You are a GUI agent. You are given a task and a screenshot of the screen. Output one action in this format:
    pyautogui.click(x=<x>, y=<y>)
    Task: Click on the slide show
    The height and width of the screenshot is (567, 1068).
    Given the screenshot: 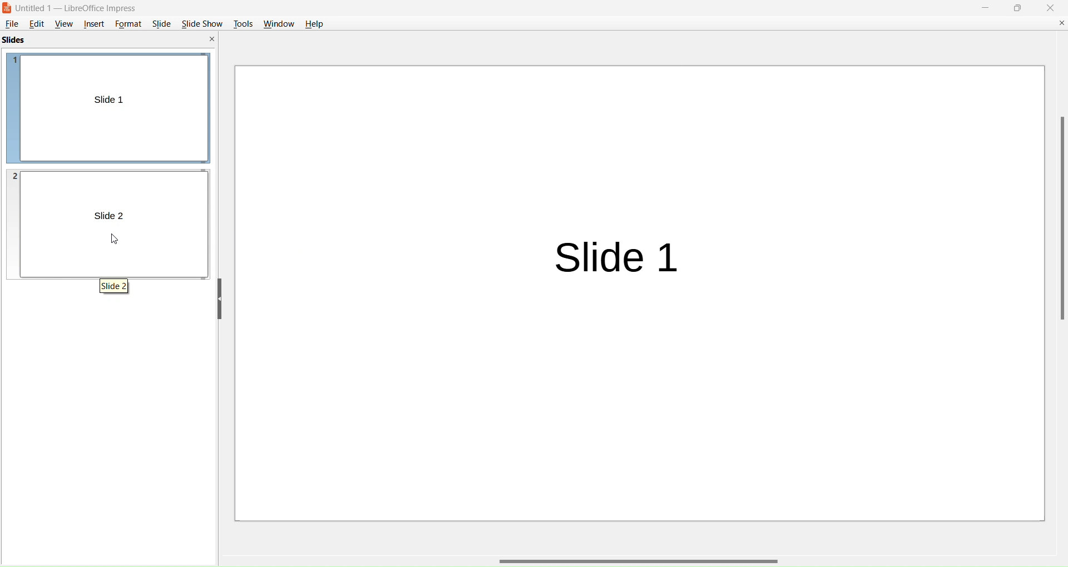 What is the action you would take?
    pyautogui.click(x=202, y=23)
    